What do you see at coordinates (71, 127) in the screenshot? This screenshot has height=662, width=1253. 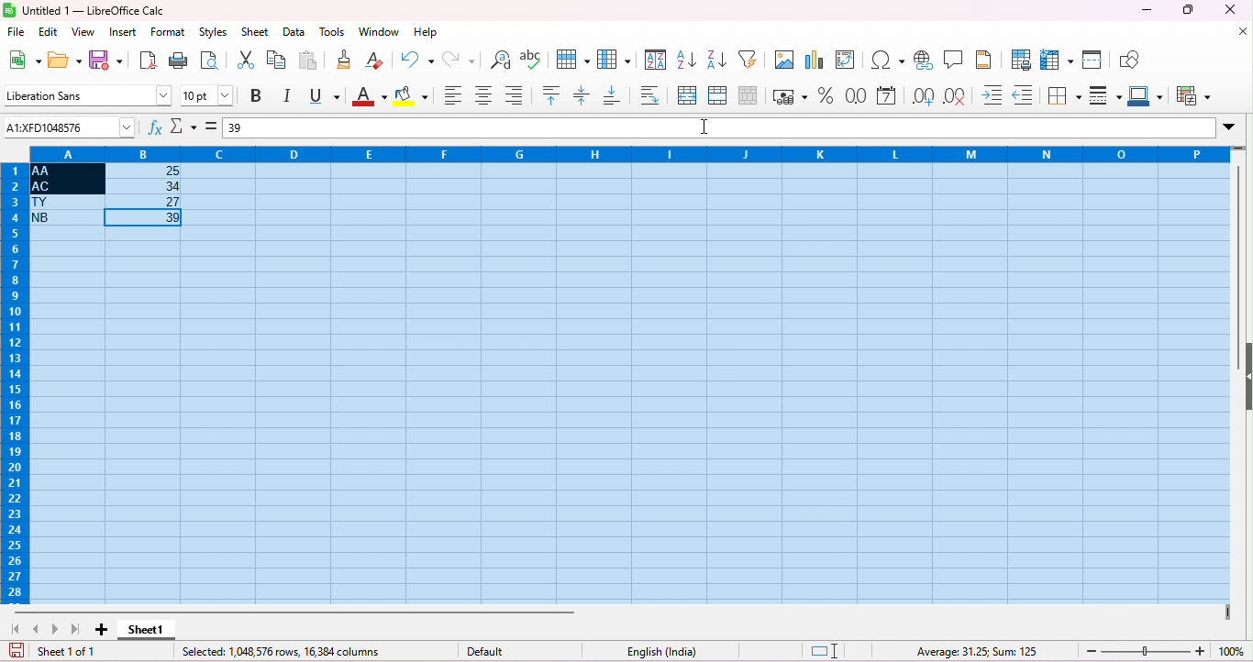 I see `selected cell number` at bounding box center [71, 127].